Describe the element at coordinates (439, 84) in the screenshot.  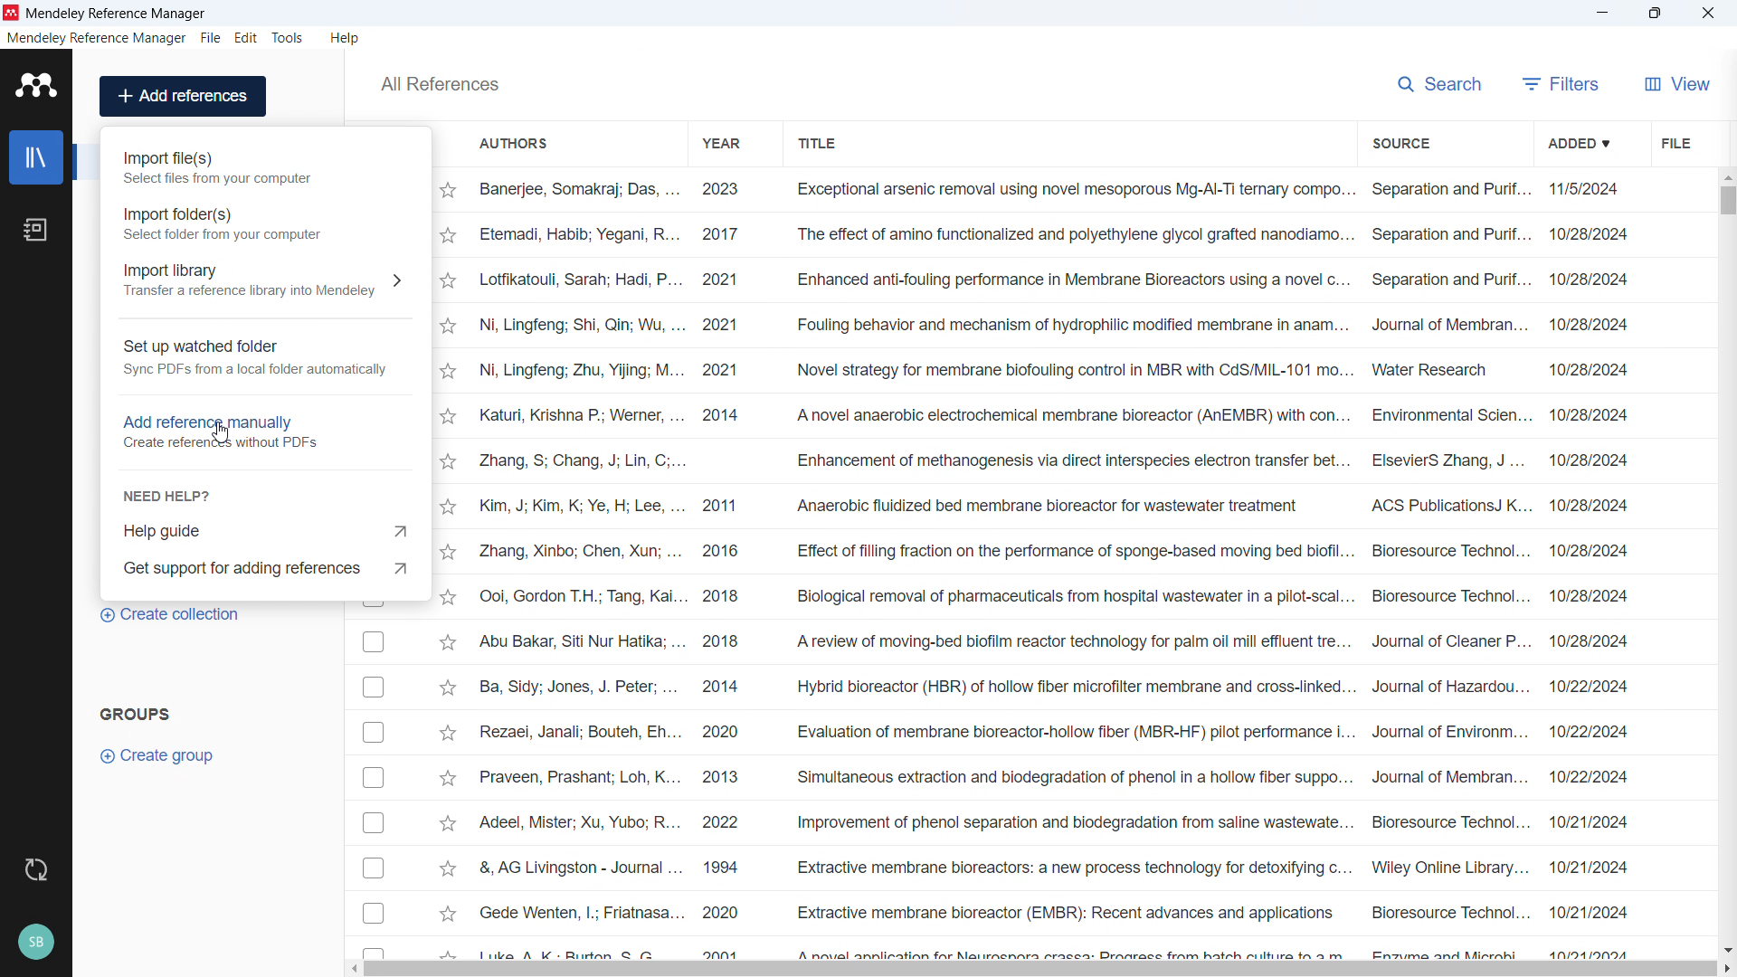
I see ` All references ` at that location.